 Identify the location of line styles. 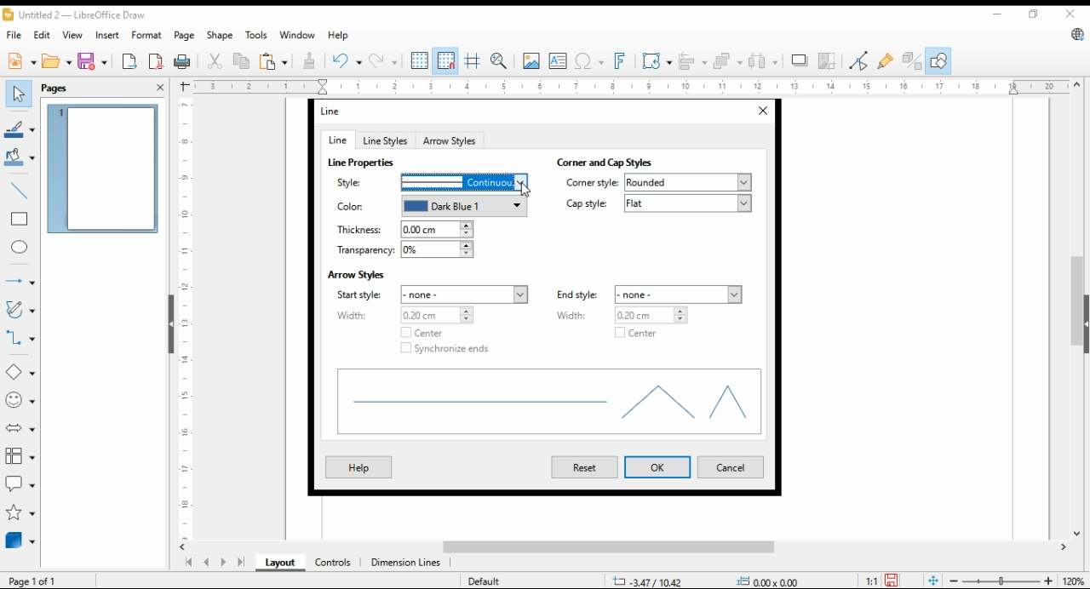
(384, 140).